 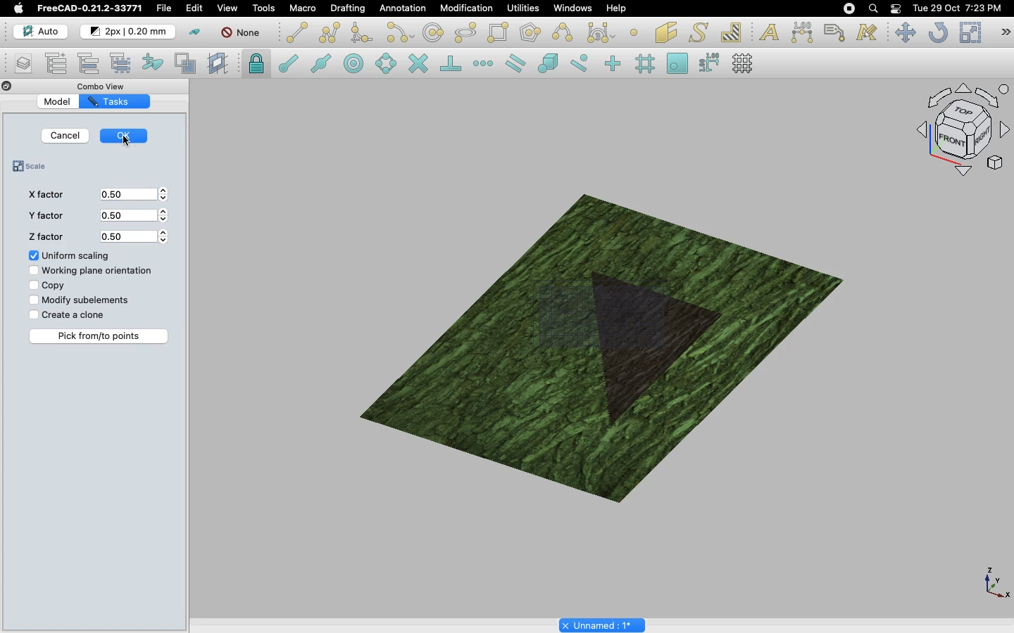 I want to click on Snap near, so click(x=579, y=64).